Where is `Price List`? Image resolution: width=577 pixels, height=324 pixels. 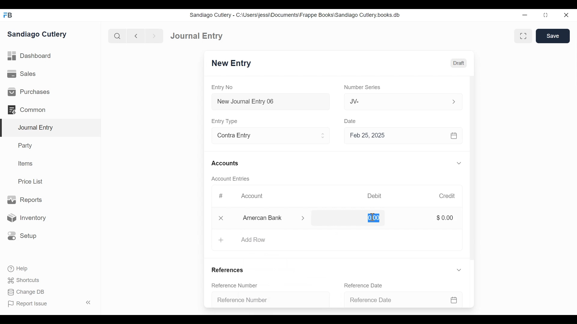 Price List is located at coordinates (32, 181).